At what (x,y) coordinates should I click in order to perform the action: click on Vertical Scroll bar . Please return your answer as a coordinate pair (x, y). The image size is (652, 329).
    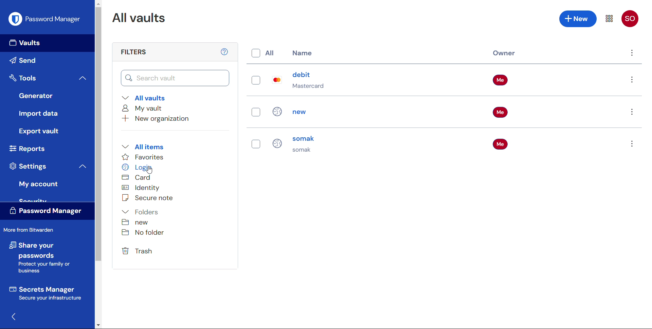
    Looking at the image, I should click on (98, 134).